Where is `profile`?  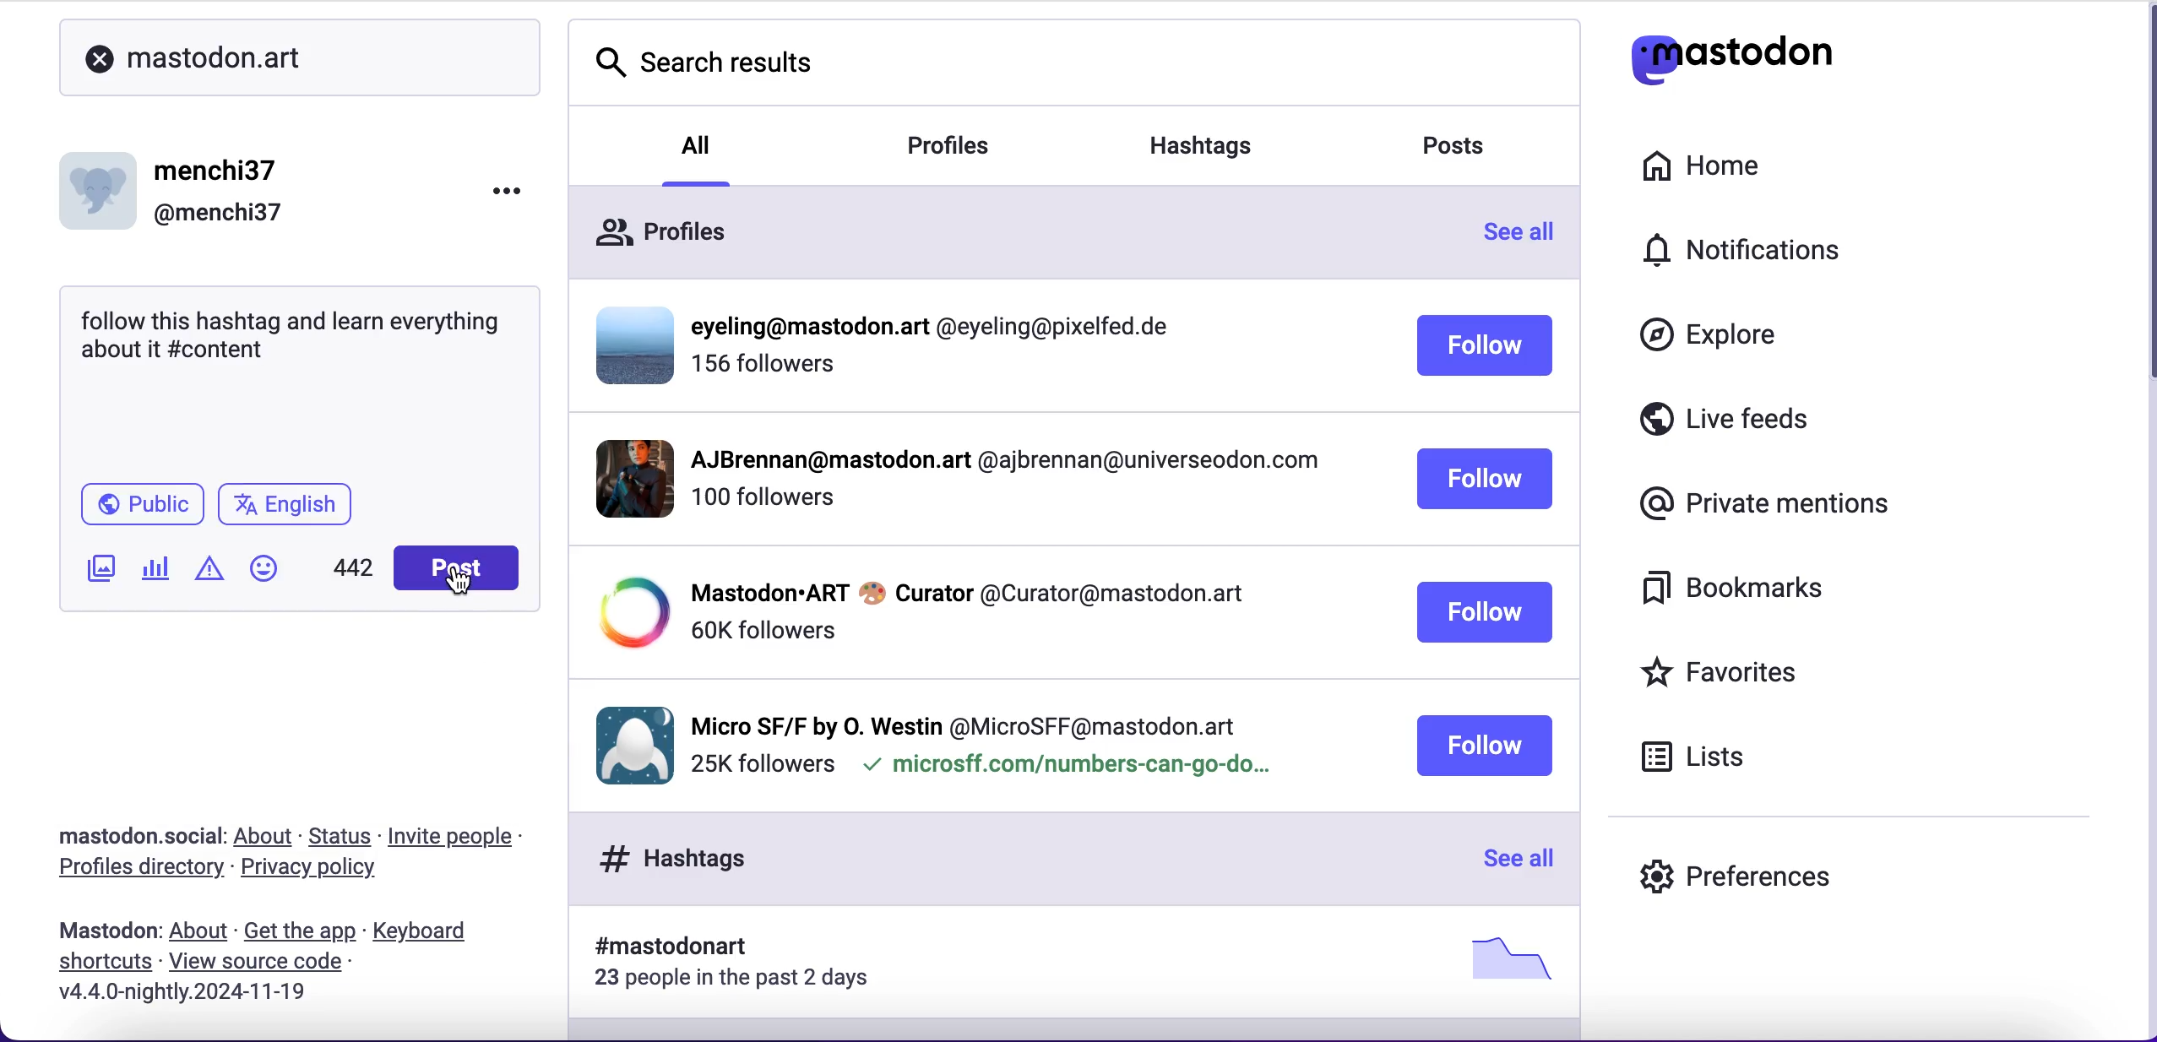 profile is located at coordinates (1002, 464).